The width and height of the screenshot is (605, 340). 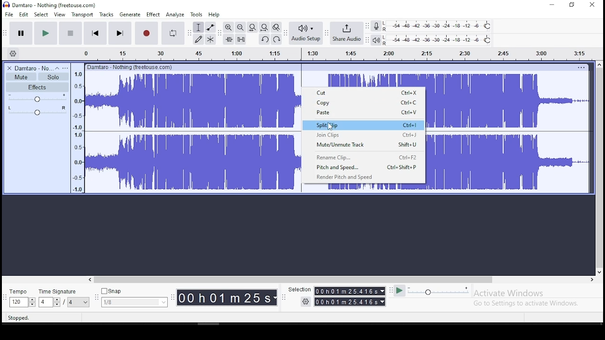 What do you see at coordinates (176, 15) in the screenshot?
I see `analyze` at bounding box center [176, 15].